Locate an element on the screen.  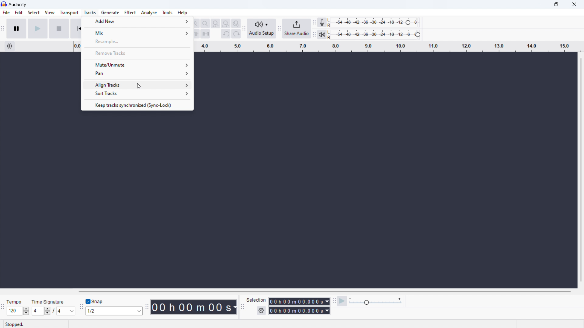
adjust tempo is located at coordinates (18, 311).